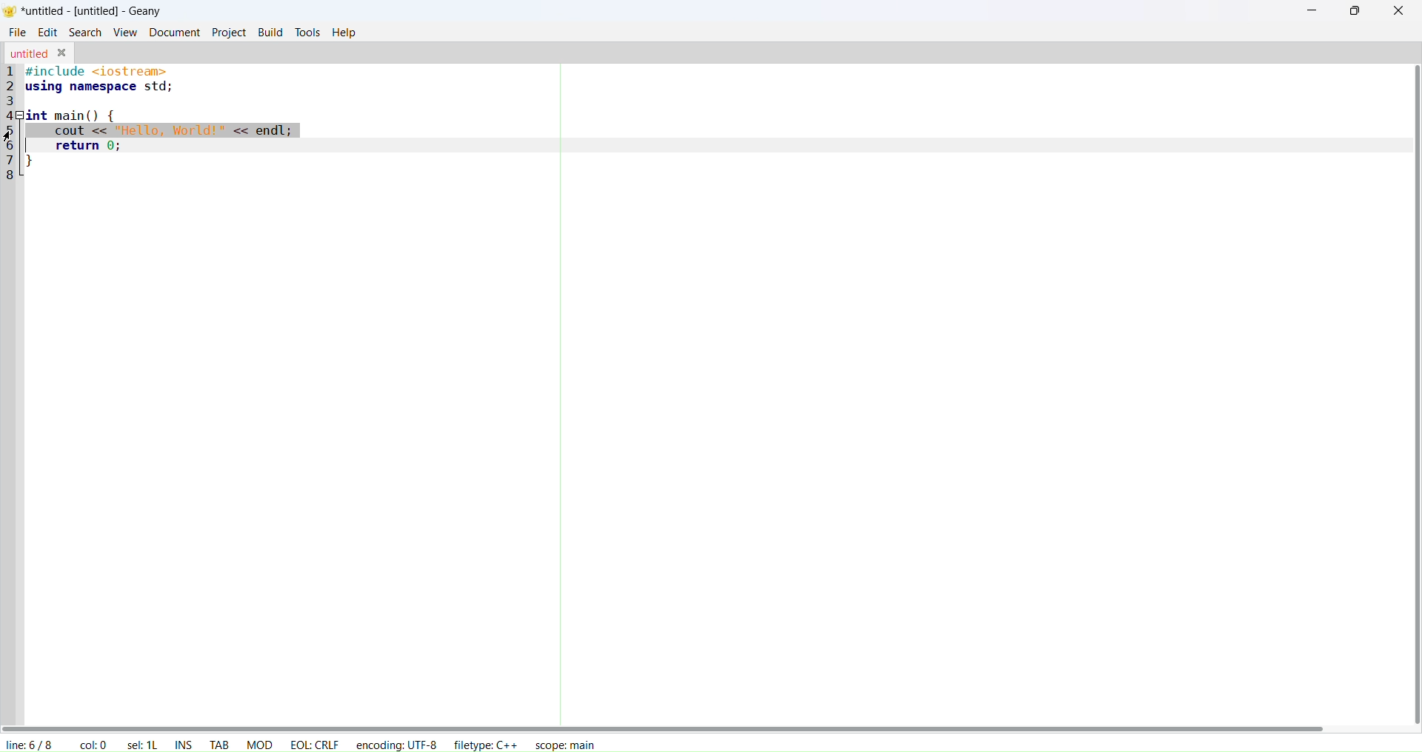 The height and width of the screenshot is (752, 1422). What do you see at coordinates (396, 745) in the screenshot?
I see `encoding: UTF-8` at bounding box center [396, 745].